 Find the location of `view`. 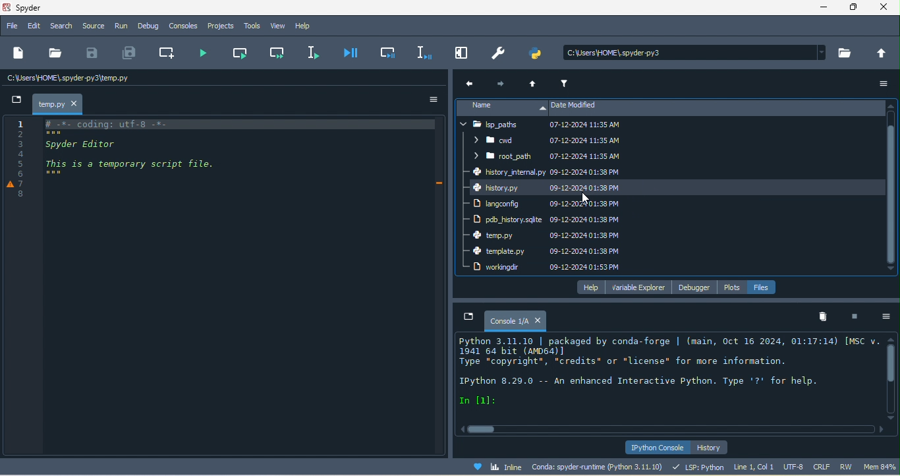

view is located at coordinates (281, 25).